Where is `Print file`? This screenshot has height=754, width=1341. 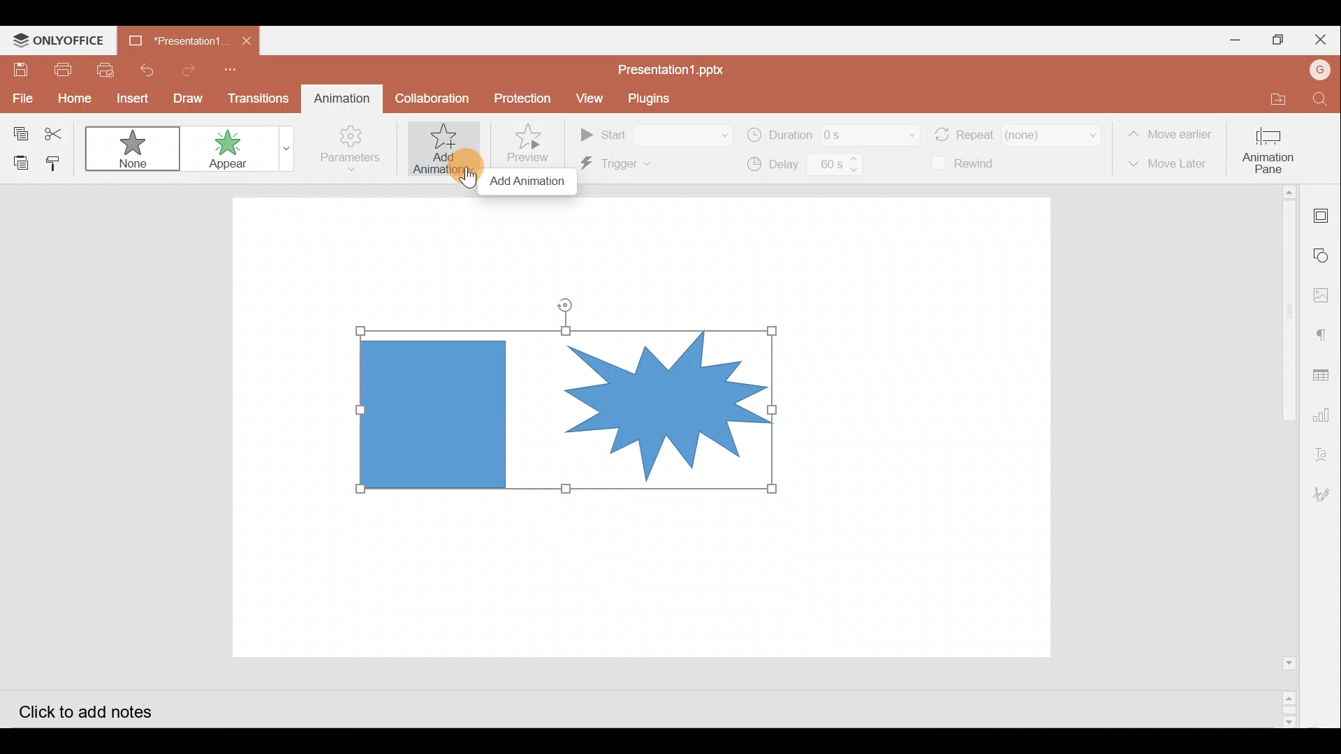
Print file is located at coordinates (64, 69).